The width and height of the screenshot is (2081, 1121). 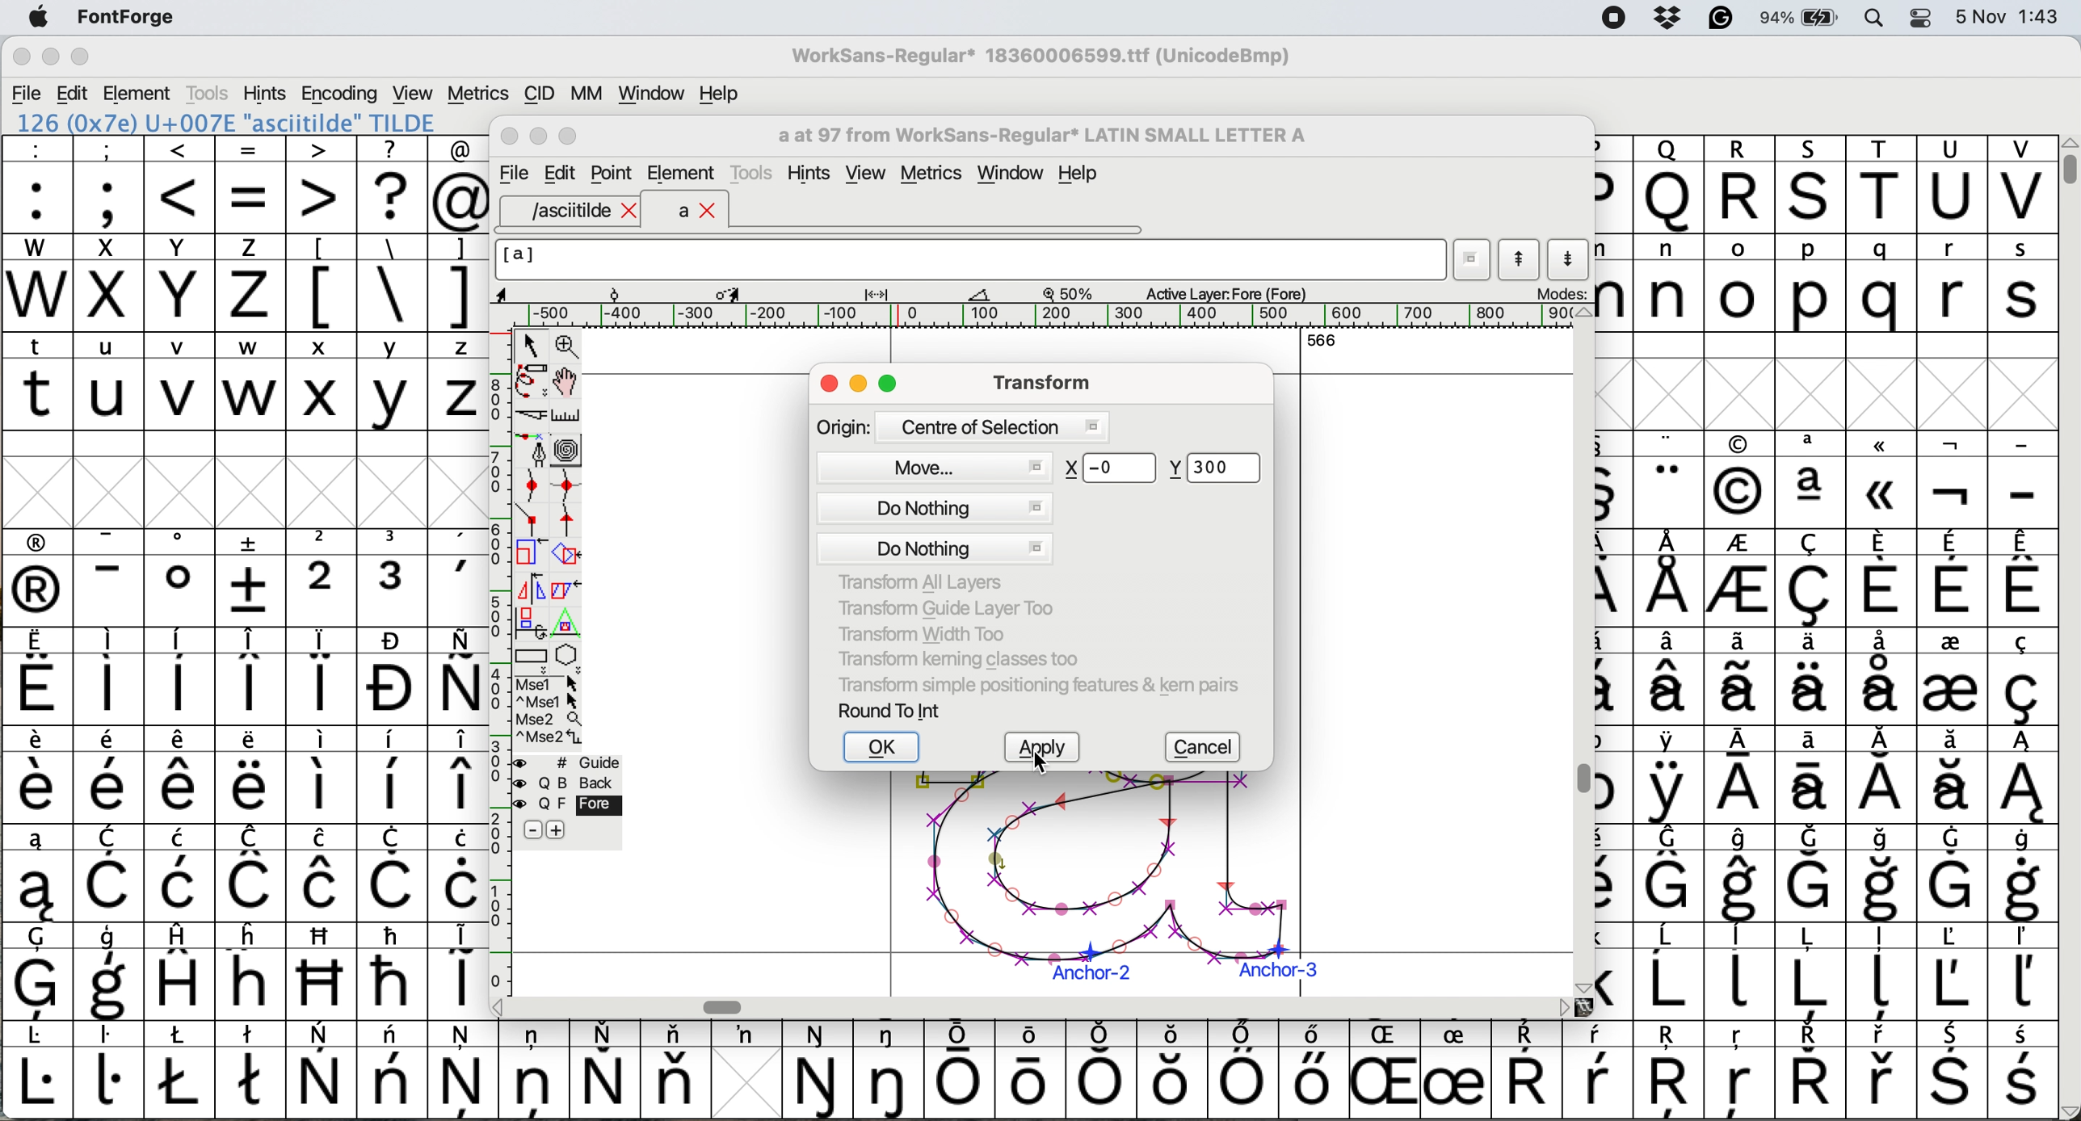 I want to click on cancel, so click(x=1208, y=748).